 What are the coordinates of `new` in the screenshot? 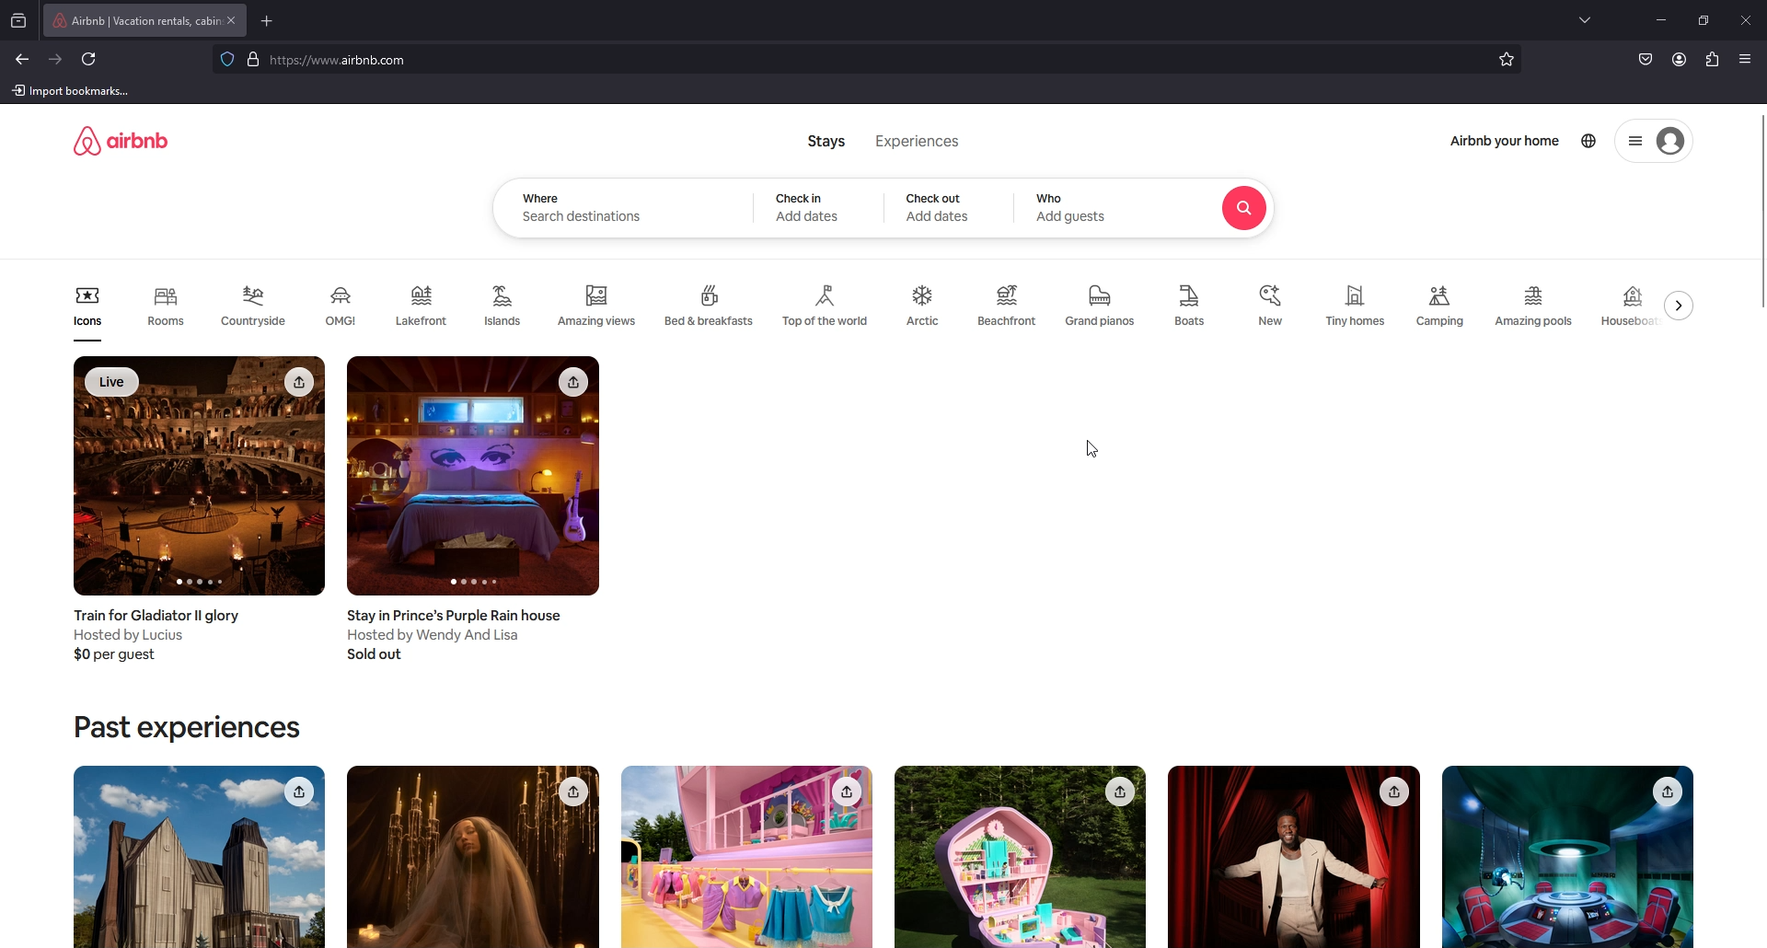 It's located at (1273, 306).